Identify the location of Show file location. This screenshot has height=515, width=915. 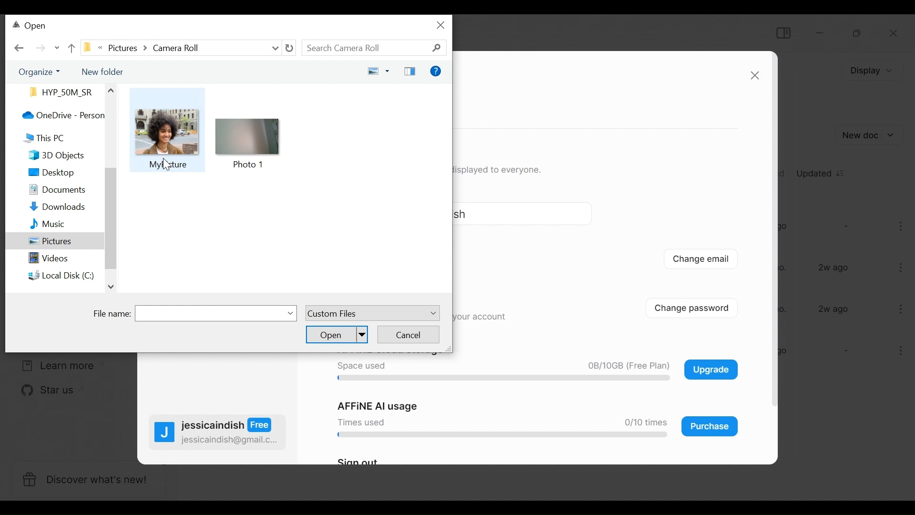
(179, 46).